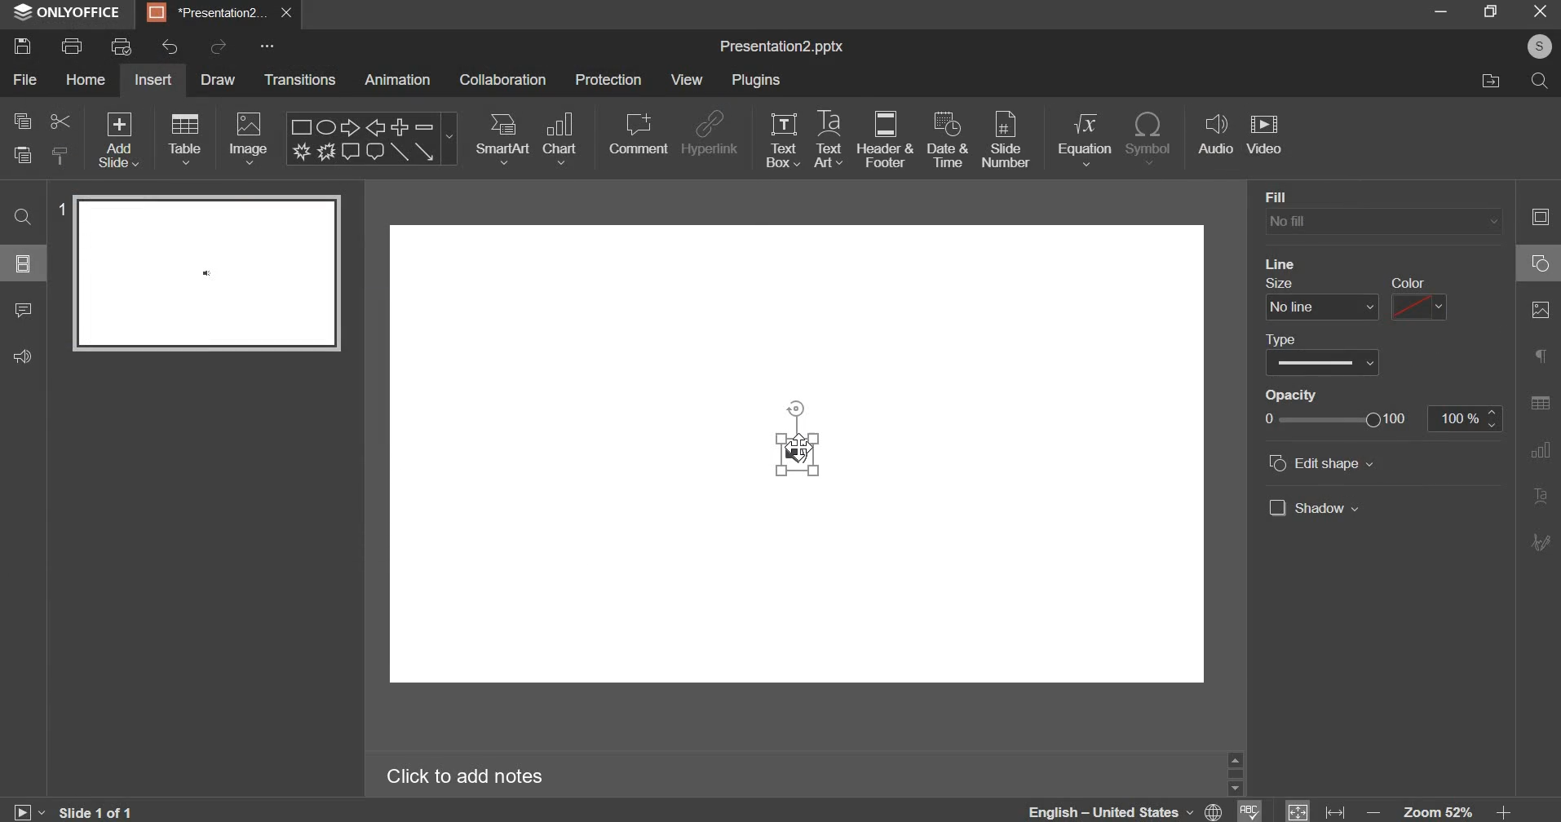 The height and width of the screenshot is (822, 1561). What do you see at coordinates (798, 454) in the screenshot?
I see `audio ` at bounding box center [798, 454].